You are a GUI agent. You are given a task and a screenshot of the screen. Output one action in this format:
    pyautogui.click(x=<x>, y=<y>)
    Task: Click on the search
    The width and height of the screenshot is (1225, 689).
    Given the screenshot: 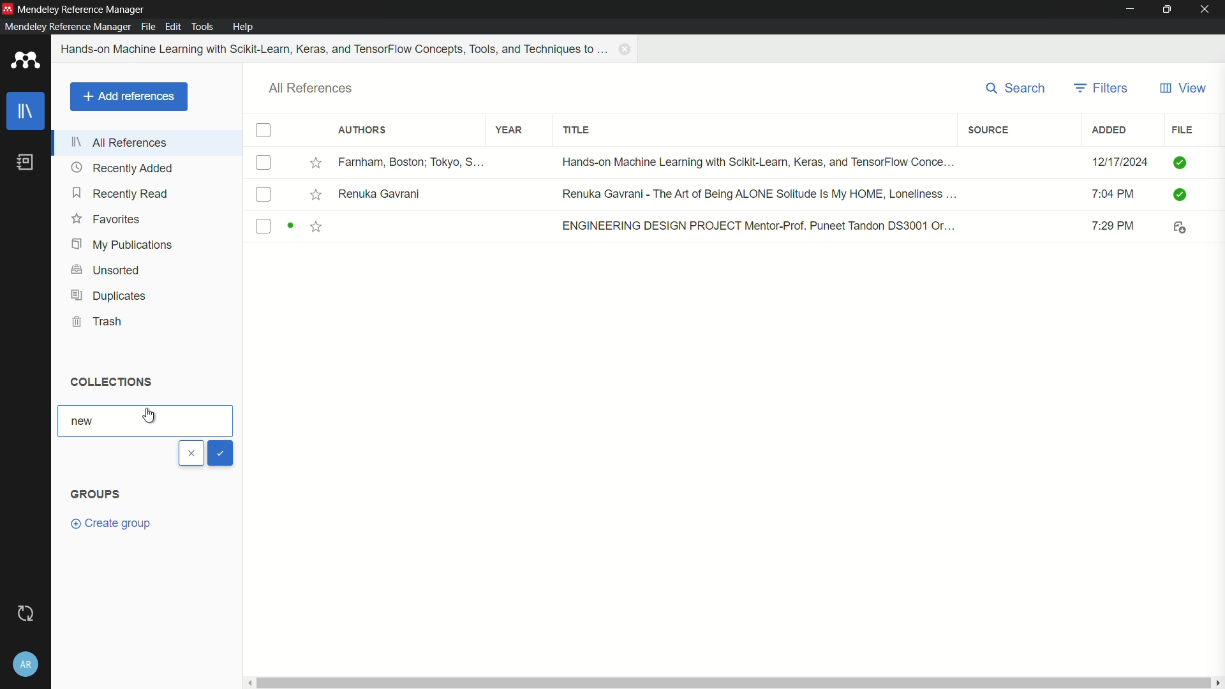 What is the action you would take?
    pyautogui.click(x=1017, y=89)
    